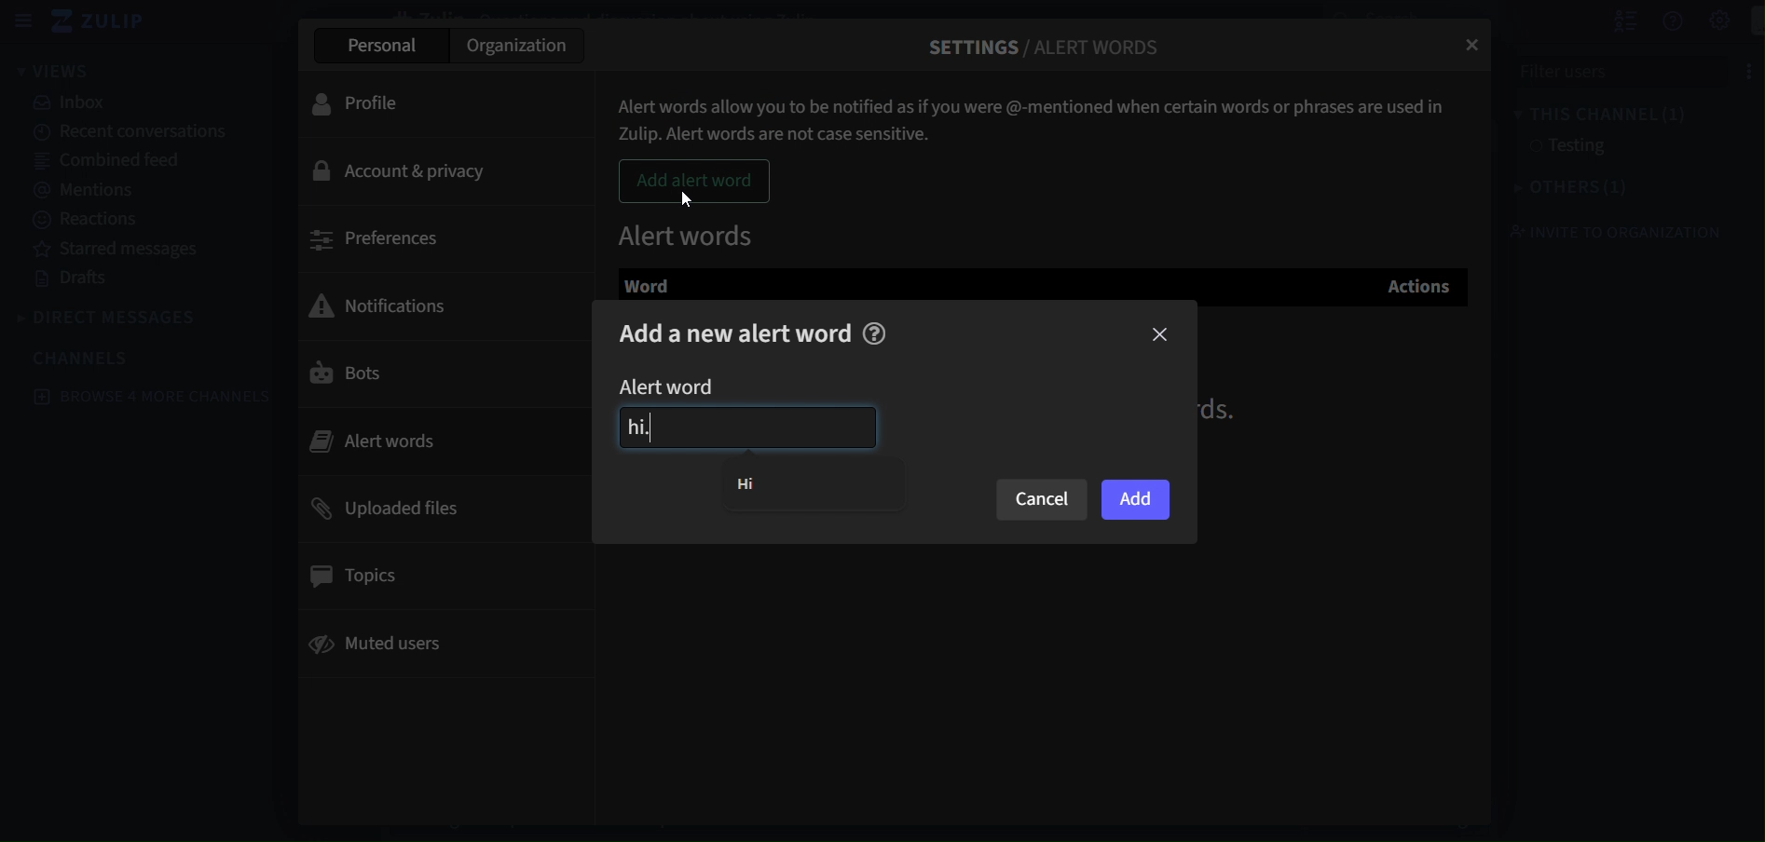 Image resolution: width=1765 pixels, height=842 pixels. What do you see at coordinates (691, 232) in the screenshot?
I see `alert words` at bounding box center [691, 232].